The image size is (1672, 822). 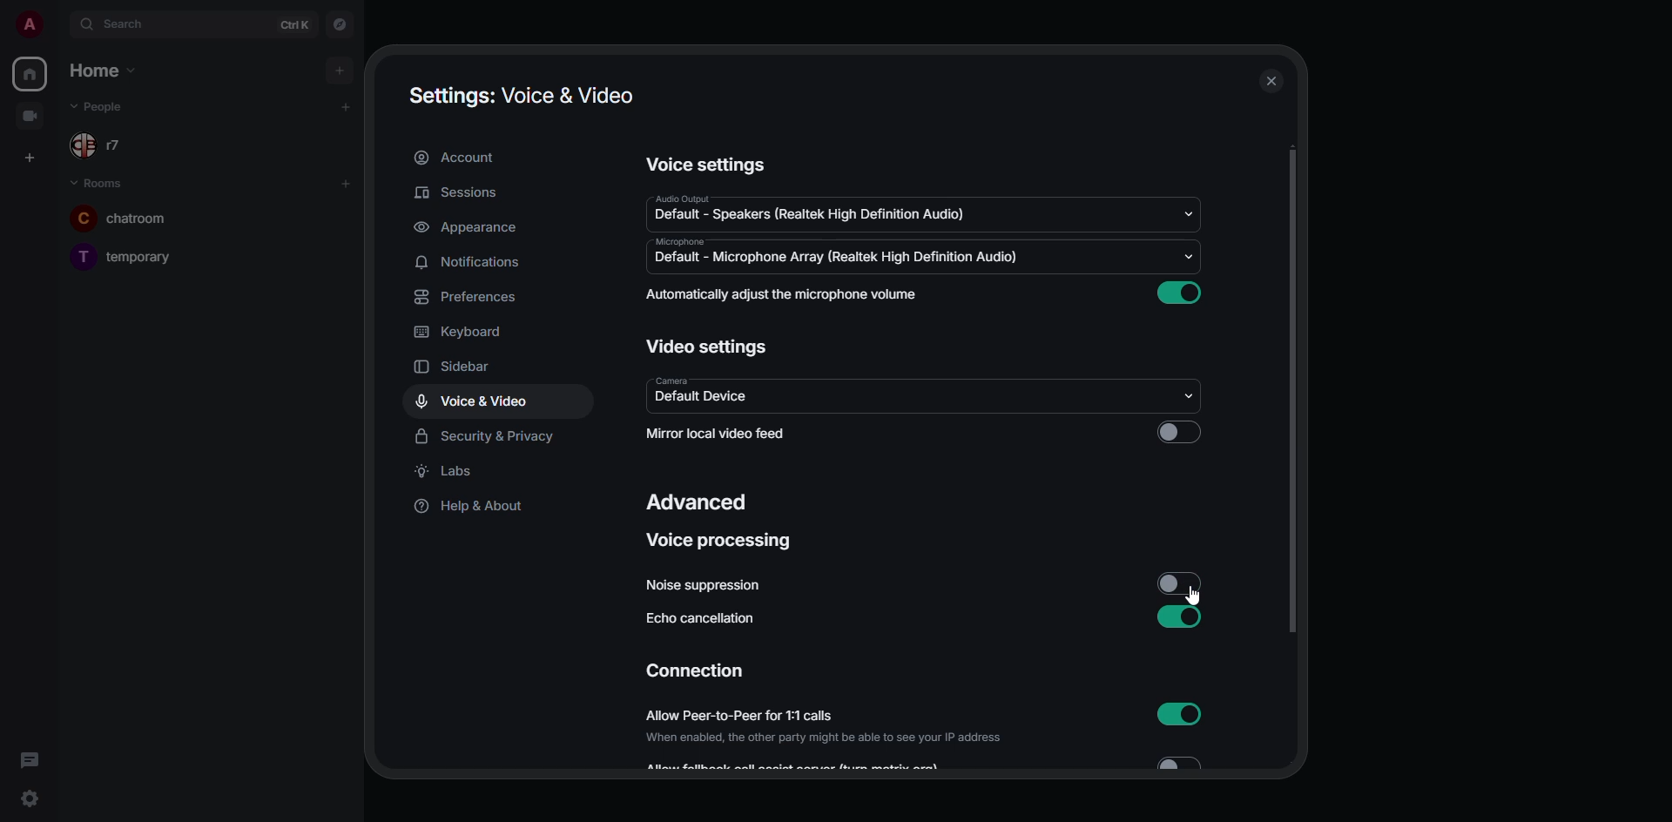 What do you see at coordinates (682, 198) in the screenshot?
I see `audio output` at bounding box center [682, 198].